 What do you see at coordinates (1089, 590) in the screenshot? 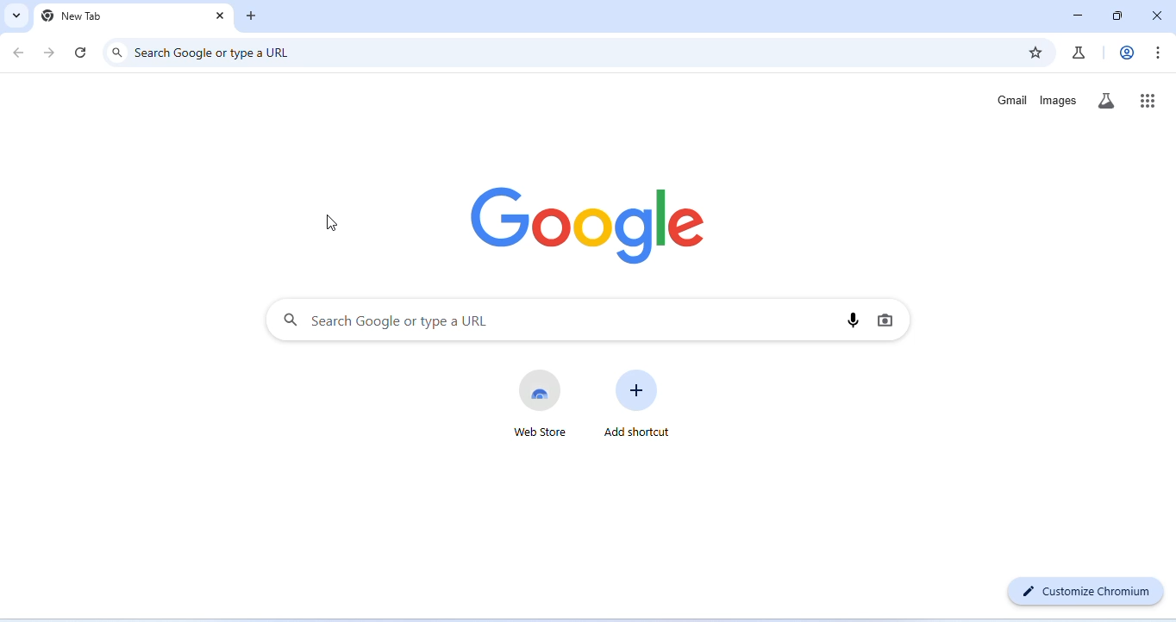
I see `customize chromium` at bounding box center [1089, 590].